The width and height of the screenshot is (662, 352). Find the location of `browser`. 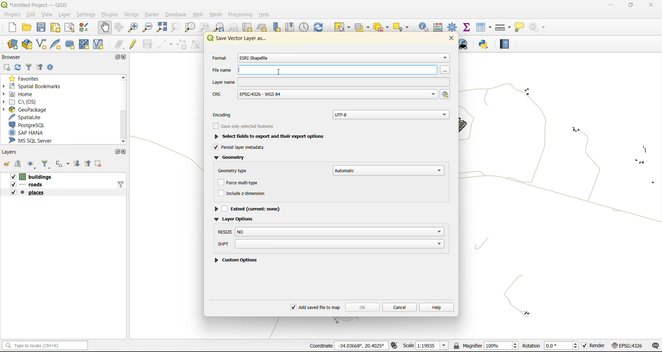

browser is located at coordinates (14, 56).